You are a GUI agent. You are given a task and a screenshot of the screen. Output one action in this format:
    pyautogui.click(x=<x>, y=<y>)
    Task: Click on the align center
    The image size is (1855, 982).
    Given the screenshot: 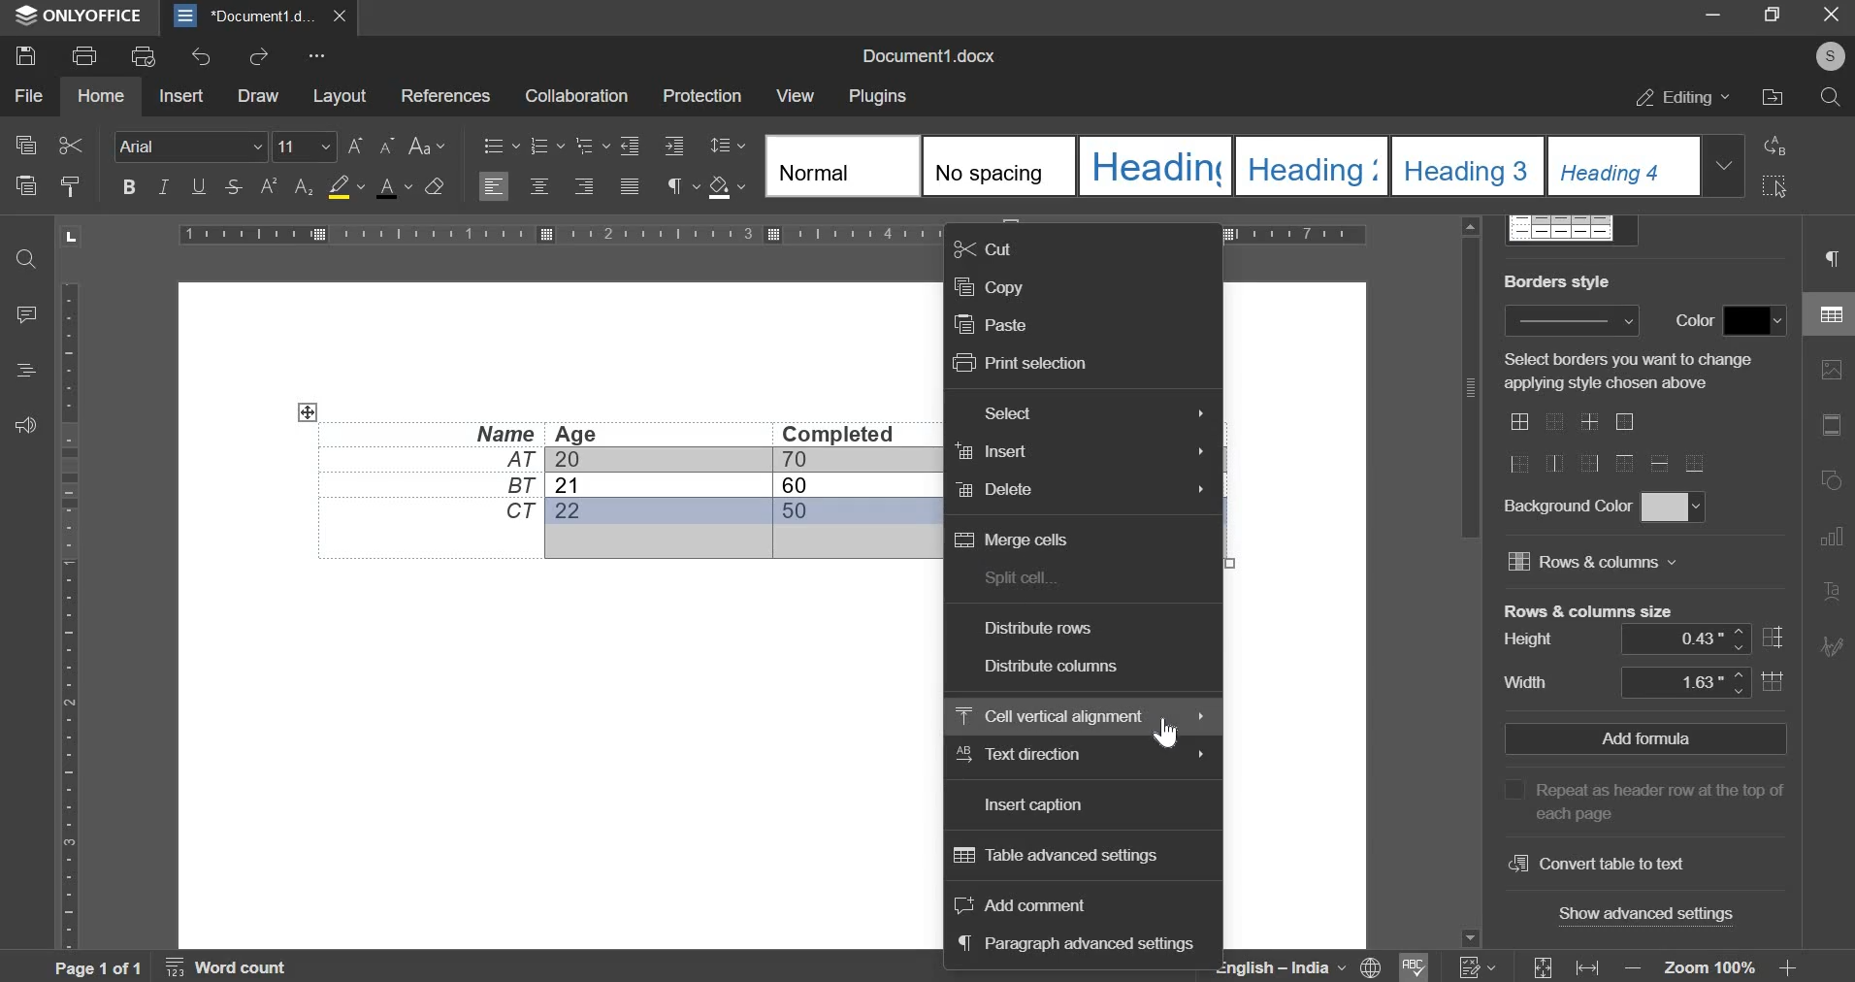 What is the action you would take?
    pyautogui.click(x=541, y=185)
    